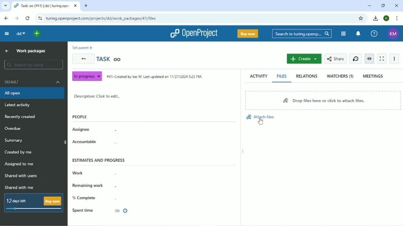 The width and height of the screenshot is (403, 226). What do you see at coordinates (21, 34) in the screenshot?
I see `dd` at bounding box center [21, 34].